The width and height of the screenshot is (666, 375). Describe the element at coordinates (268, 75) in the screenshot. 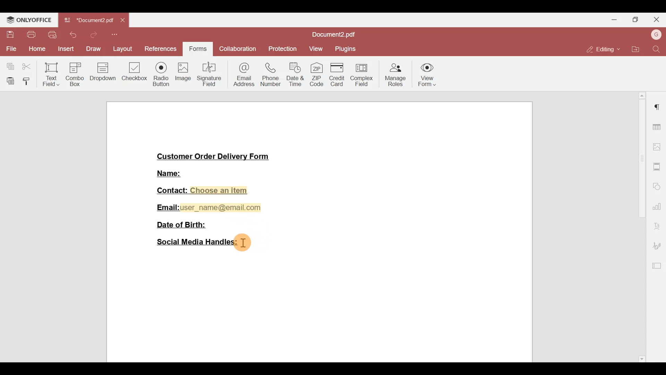

I see `Phone number` at that location.